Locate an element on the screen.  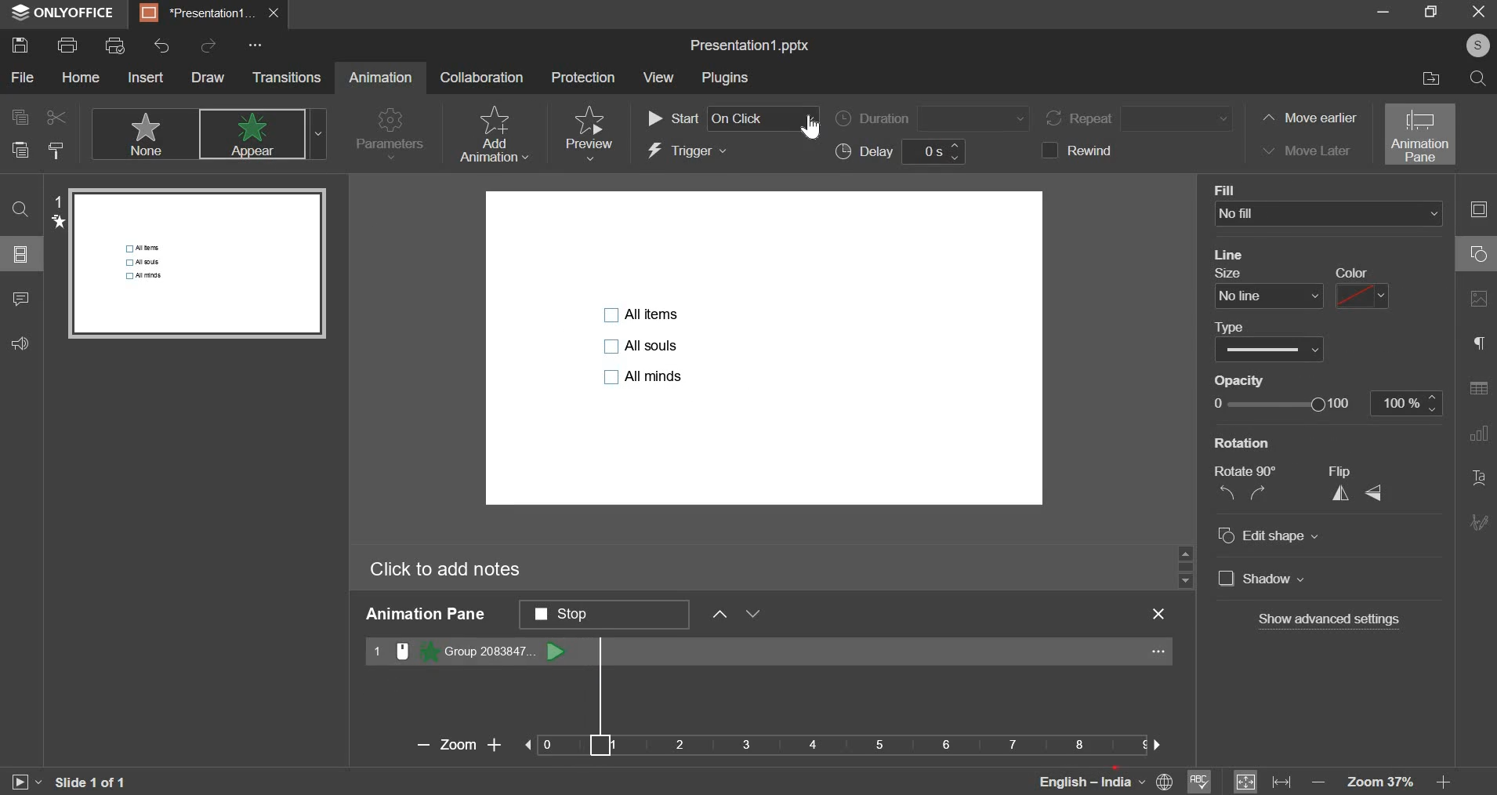
onlyoffice is located at coordinates (64, 13).